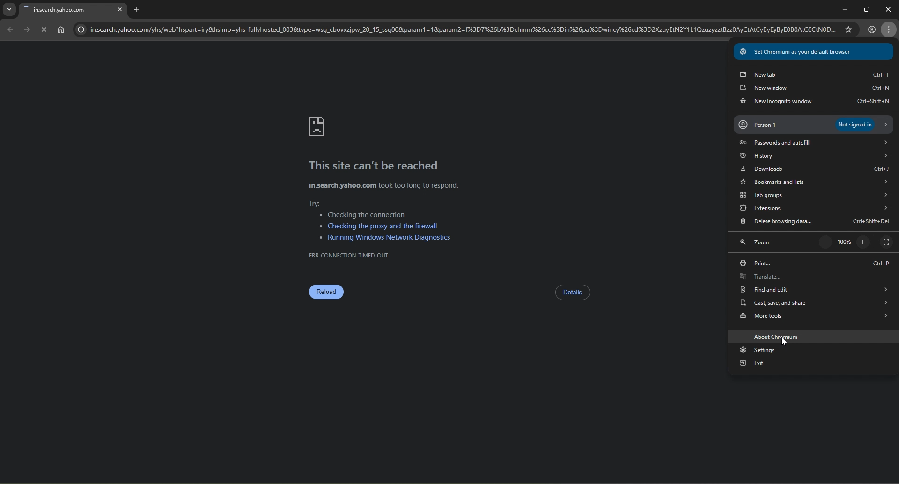 The height and width of the screenshot is (484, 899). What do you see at coordinates (318, 127) in the screenshot?
I see `logo` at bounding box center [318, 127].